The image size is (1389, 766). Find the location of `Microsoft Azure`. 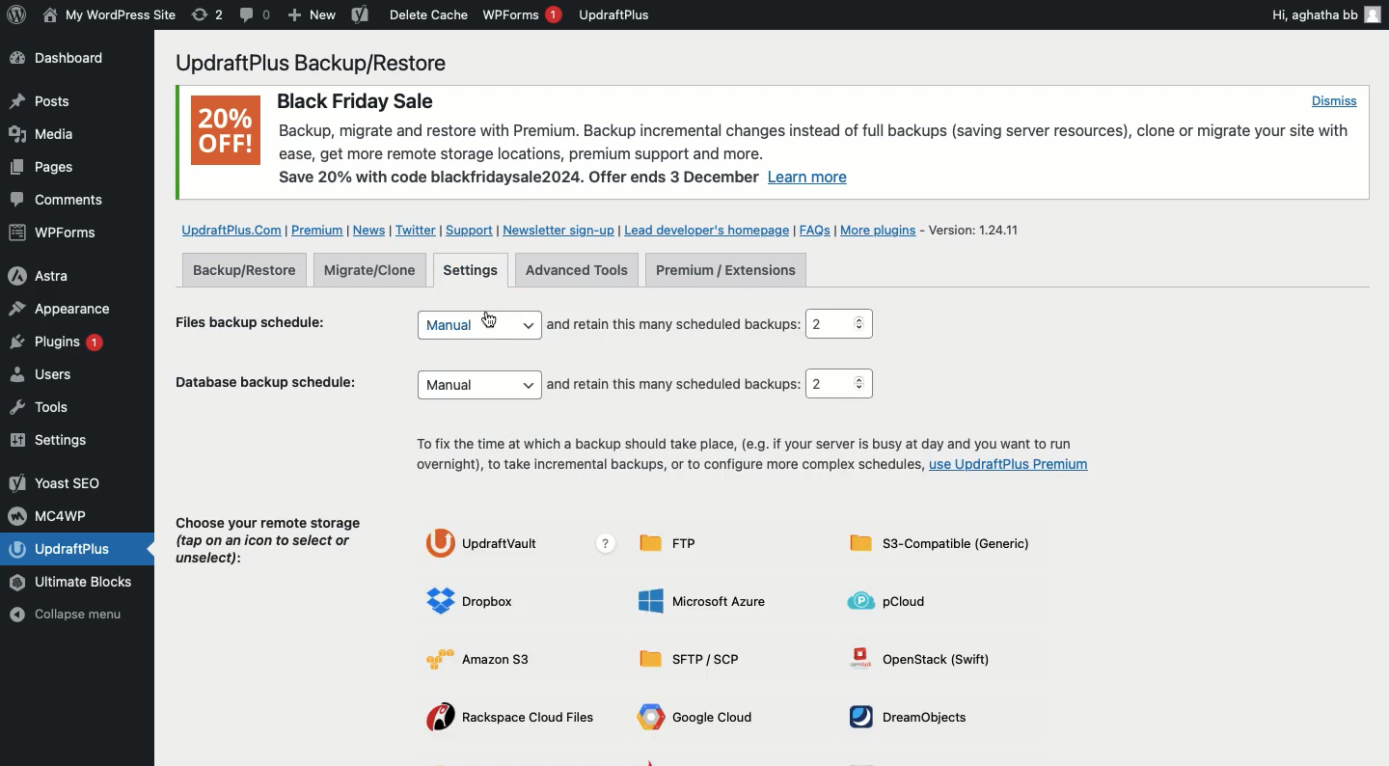

Microsoft Azure is located at coordinates (705, 600).